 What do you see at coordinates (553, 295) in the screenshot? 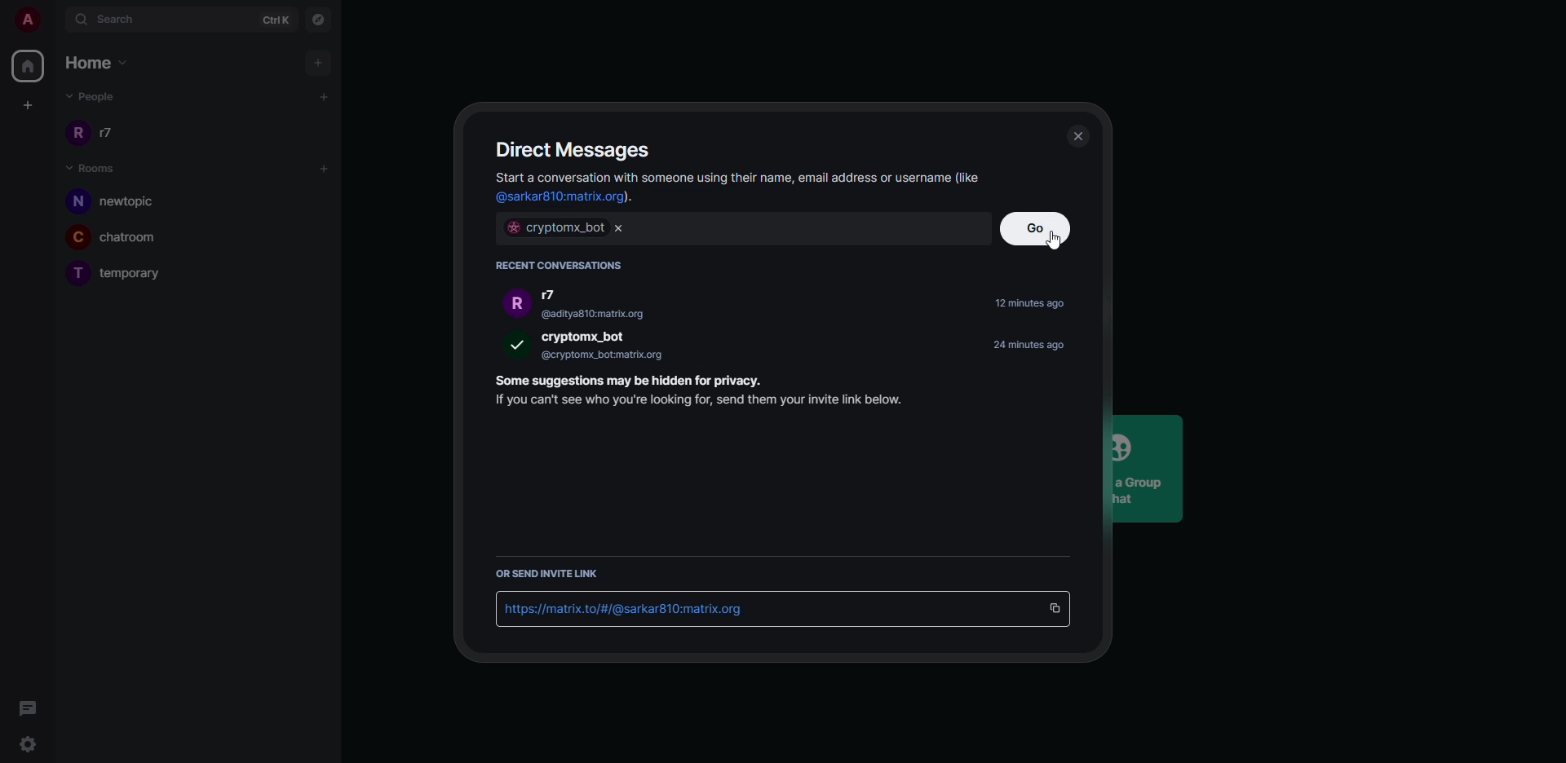
I see `r7` at bounding box center [553, 295].